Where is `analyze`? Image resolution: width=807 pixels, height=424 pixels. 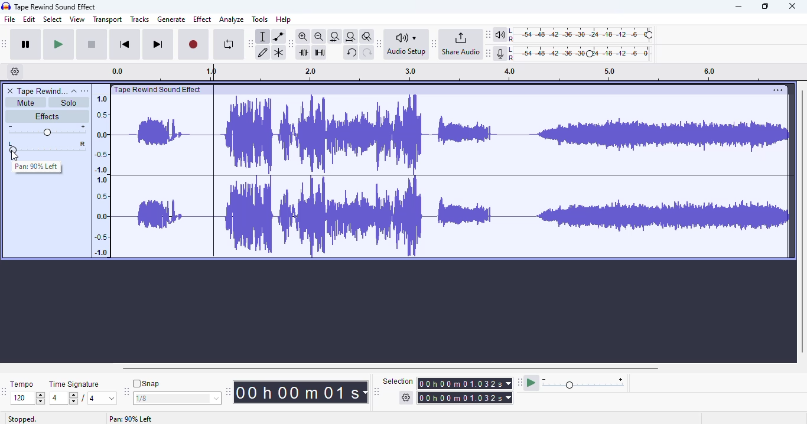 analyze is located at coordinates (232, 19).